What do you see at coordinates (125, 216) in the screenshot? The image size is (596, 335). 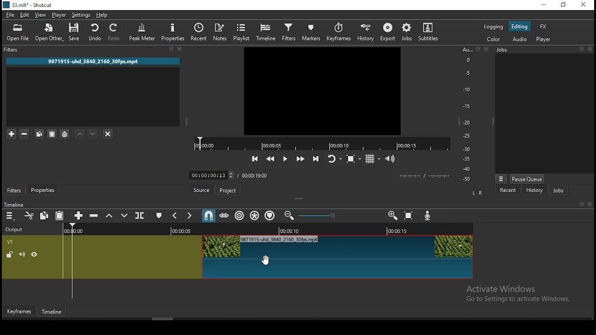 I see `overwrite` at bounding box center [125, 216].